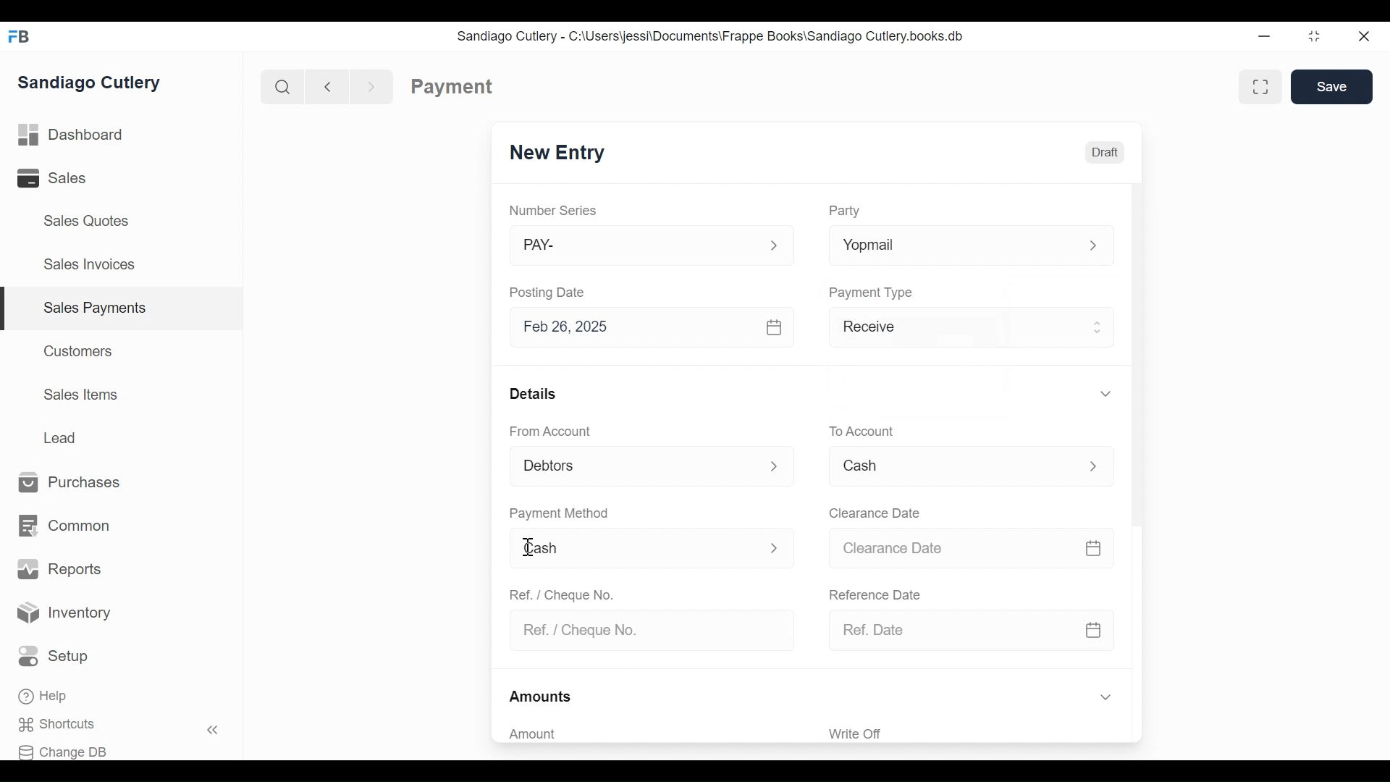 The width and height of the screenshot is (1390, 782). What do you see at coordinates (62, 178) in the screenshot?
I see `Sales` at bounding box center [62, 178].